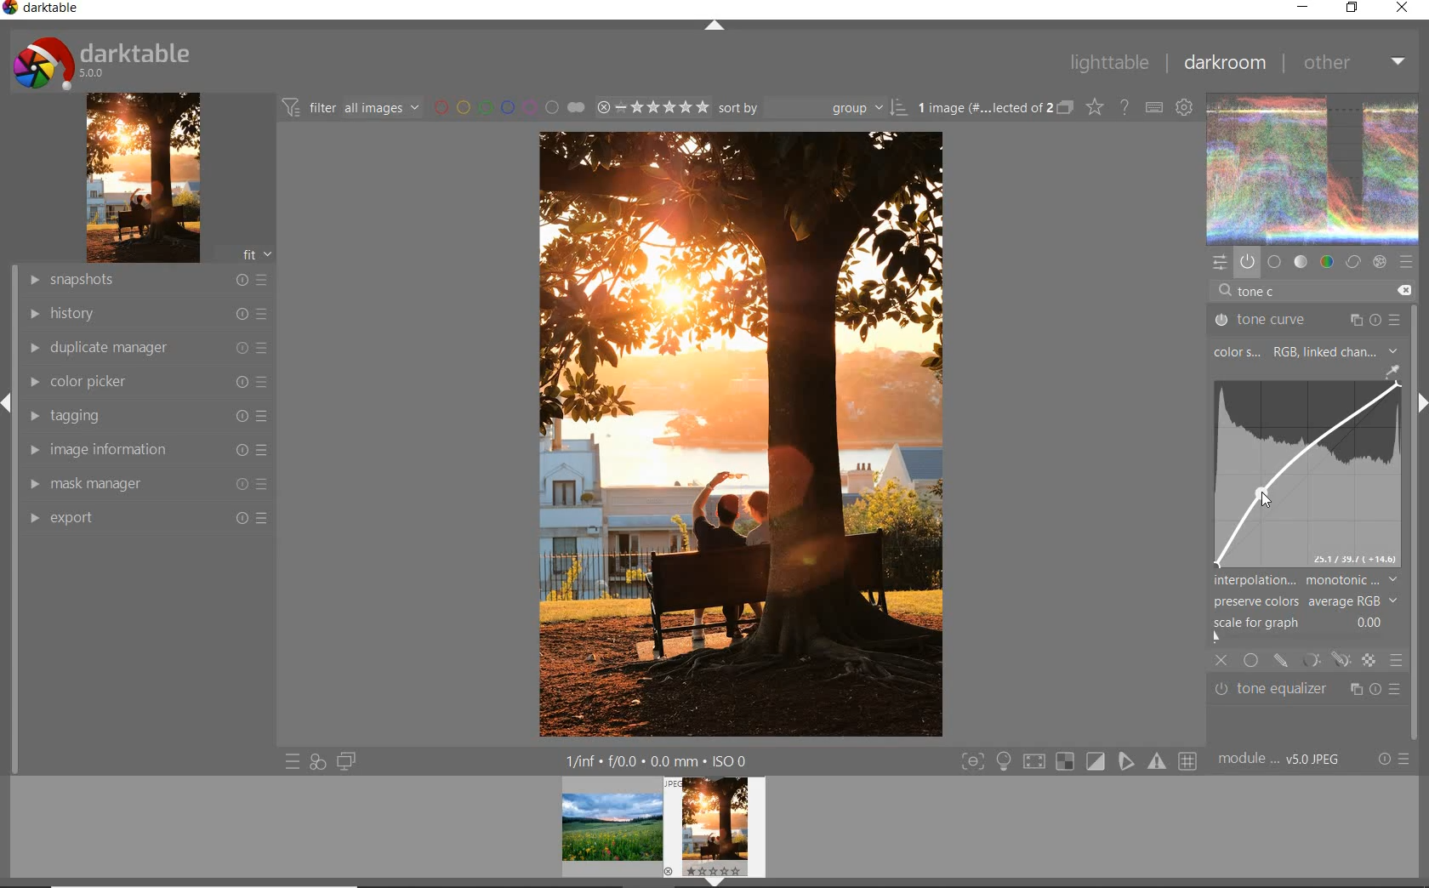 The height and width of the screenshot is (888, 1429). I want to click on minimize, so click(1301, 7).